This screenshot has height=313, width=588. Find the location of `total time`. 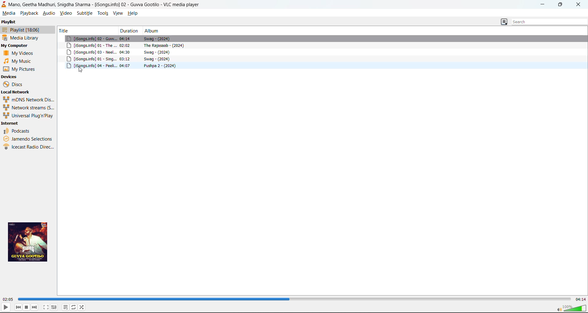

total time is located at coordinates (581, 300).